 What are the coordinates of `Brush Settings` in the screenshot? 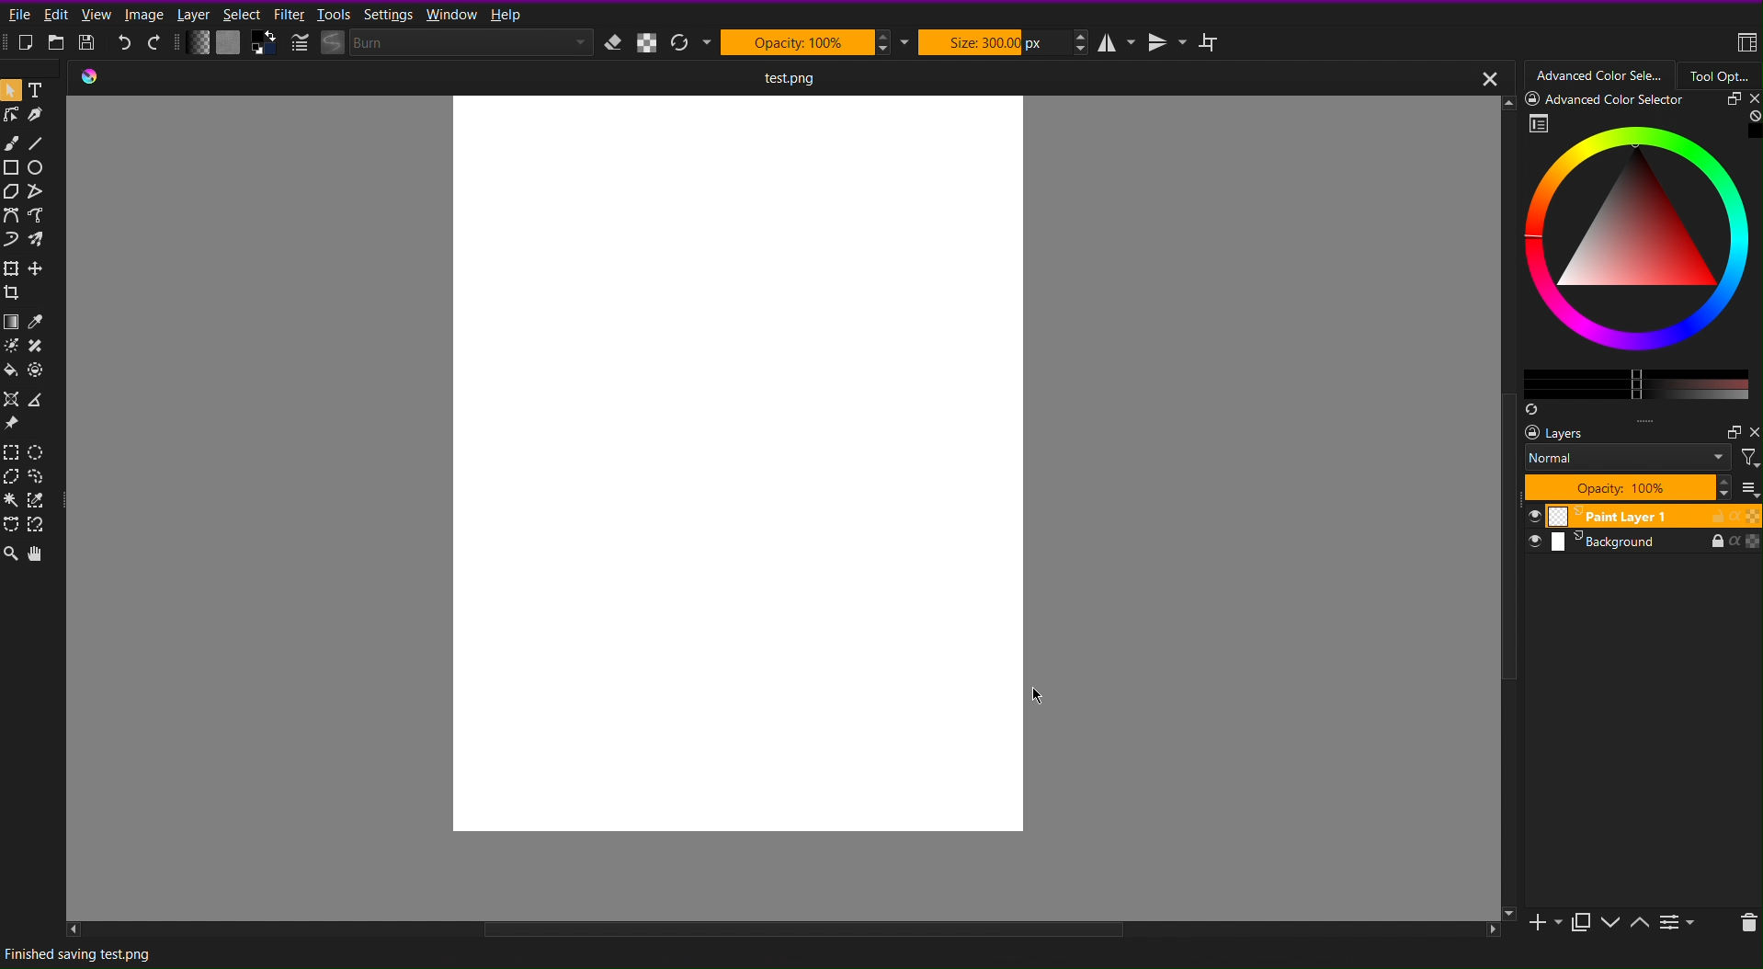 It's located at (438, 44).